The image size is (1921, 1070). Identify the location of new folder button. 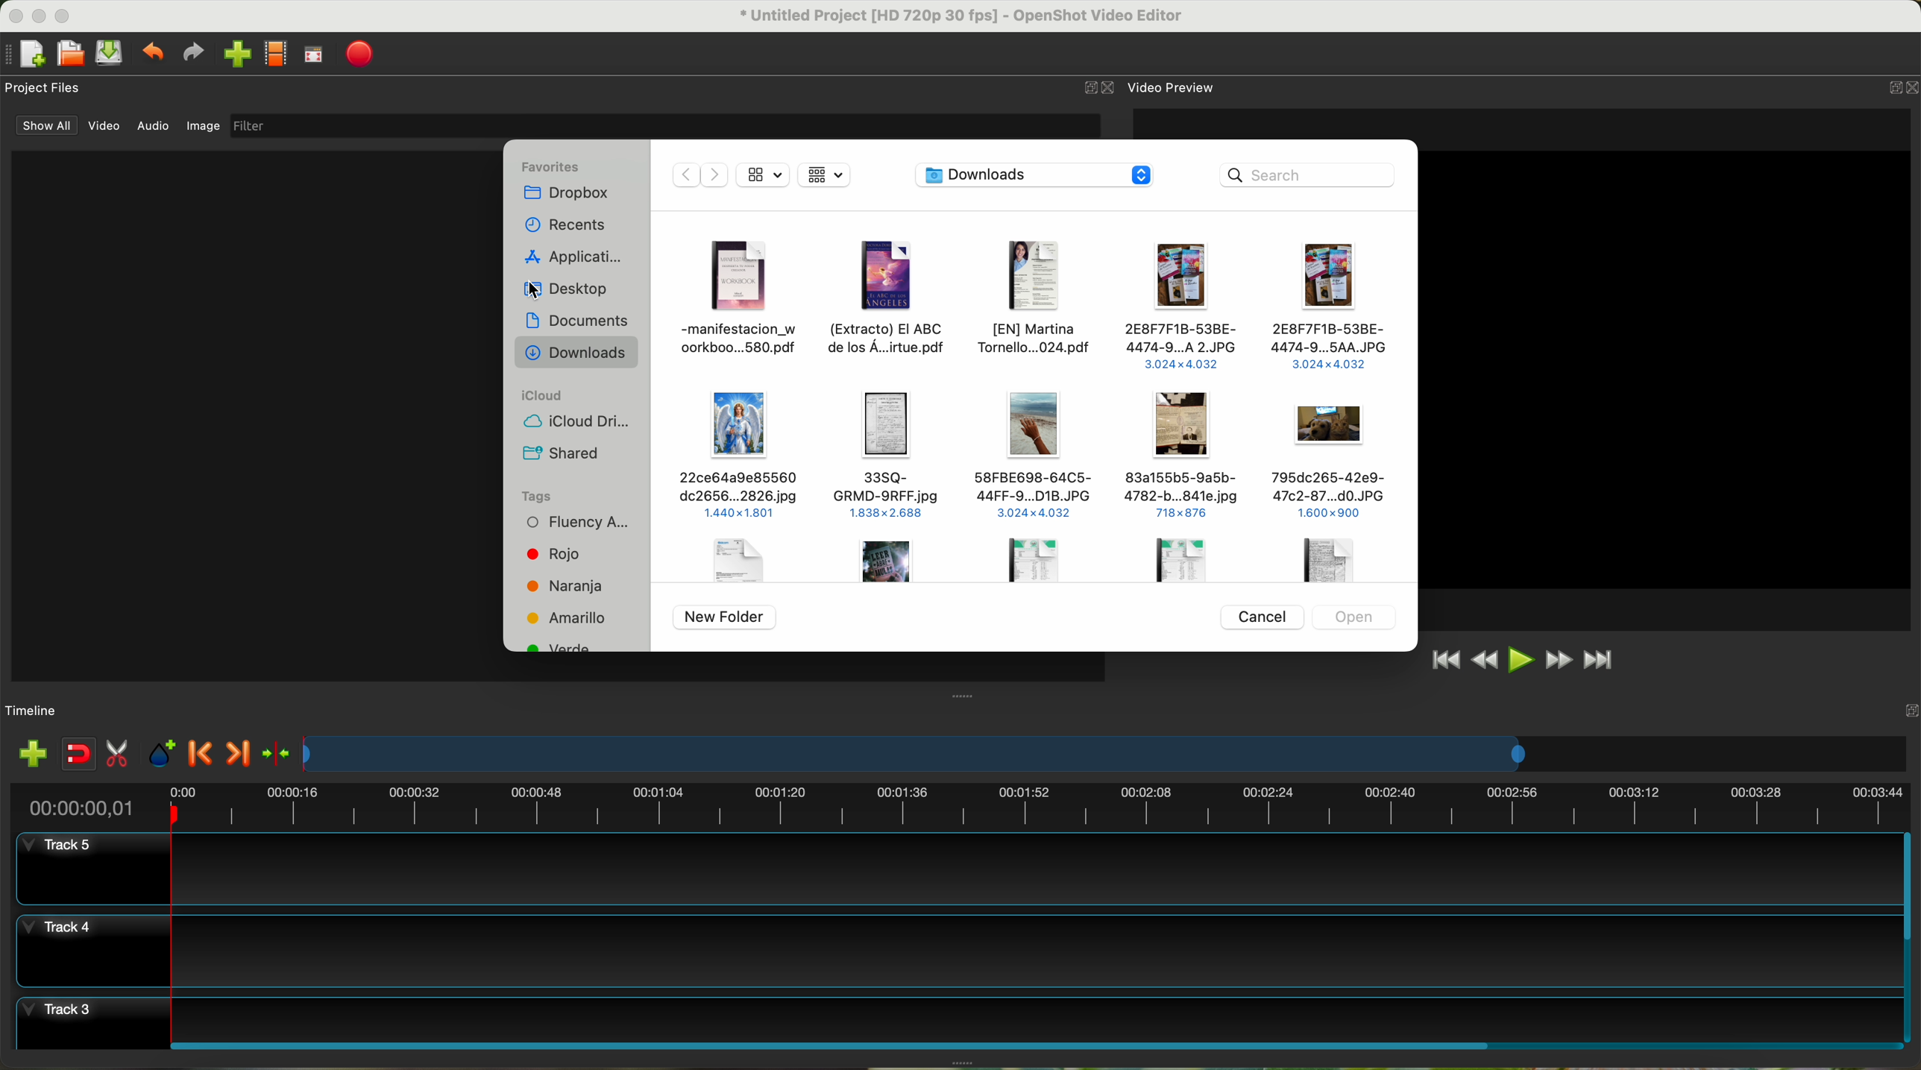
(725, 617).